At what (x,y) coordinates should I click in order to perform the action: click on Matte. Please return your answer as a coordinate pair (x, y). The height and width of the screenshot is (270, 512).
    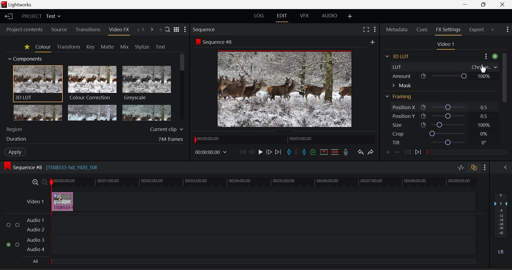
    Looking at the image, I should click on (106, 46).